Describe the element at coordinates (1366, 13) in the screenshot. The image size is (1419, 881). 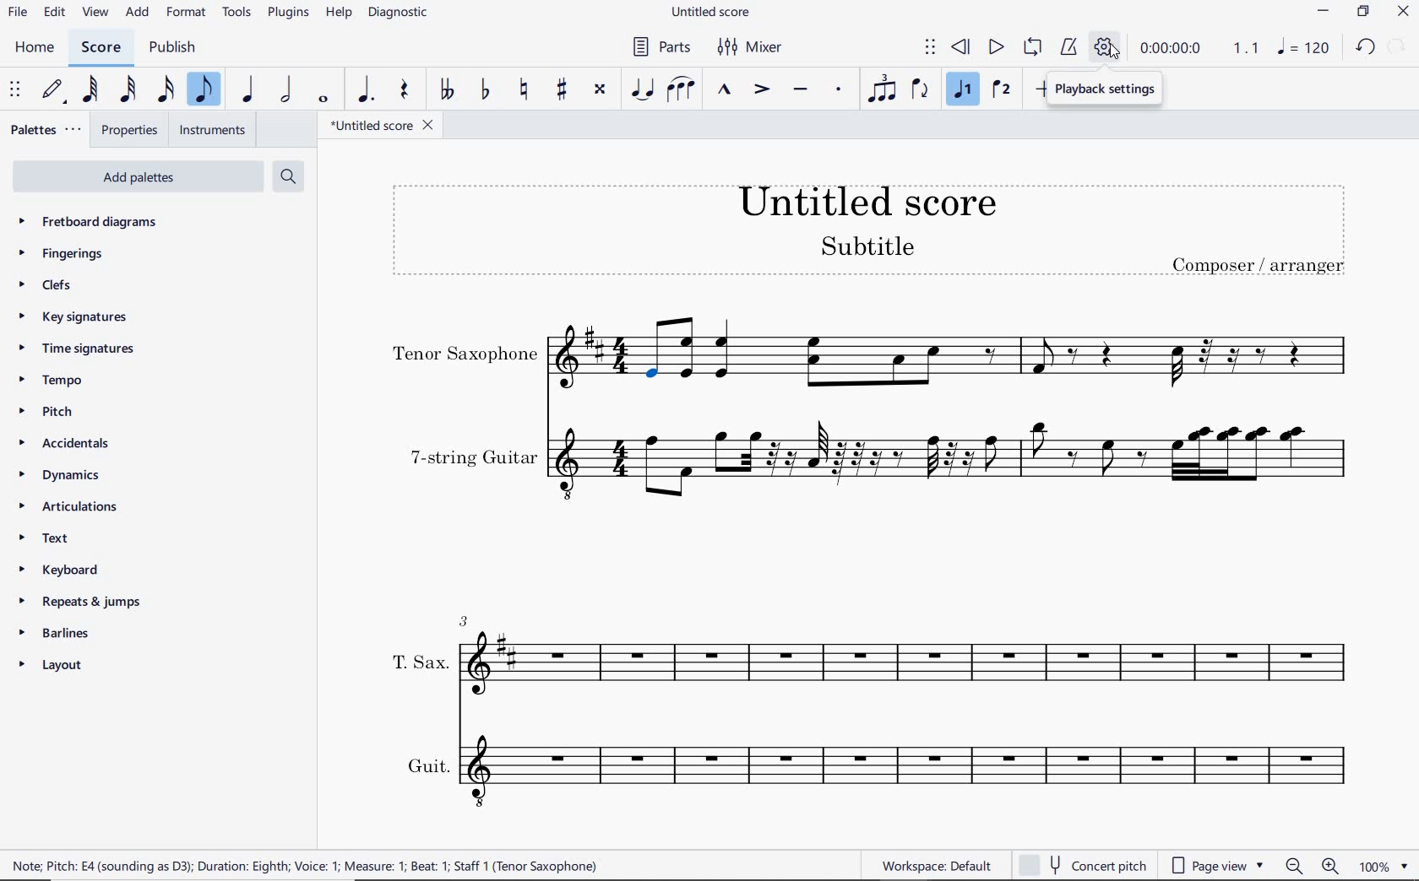
I see `RESTORE DOWN` at that location.